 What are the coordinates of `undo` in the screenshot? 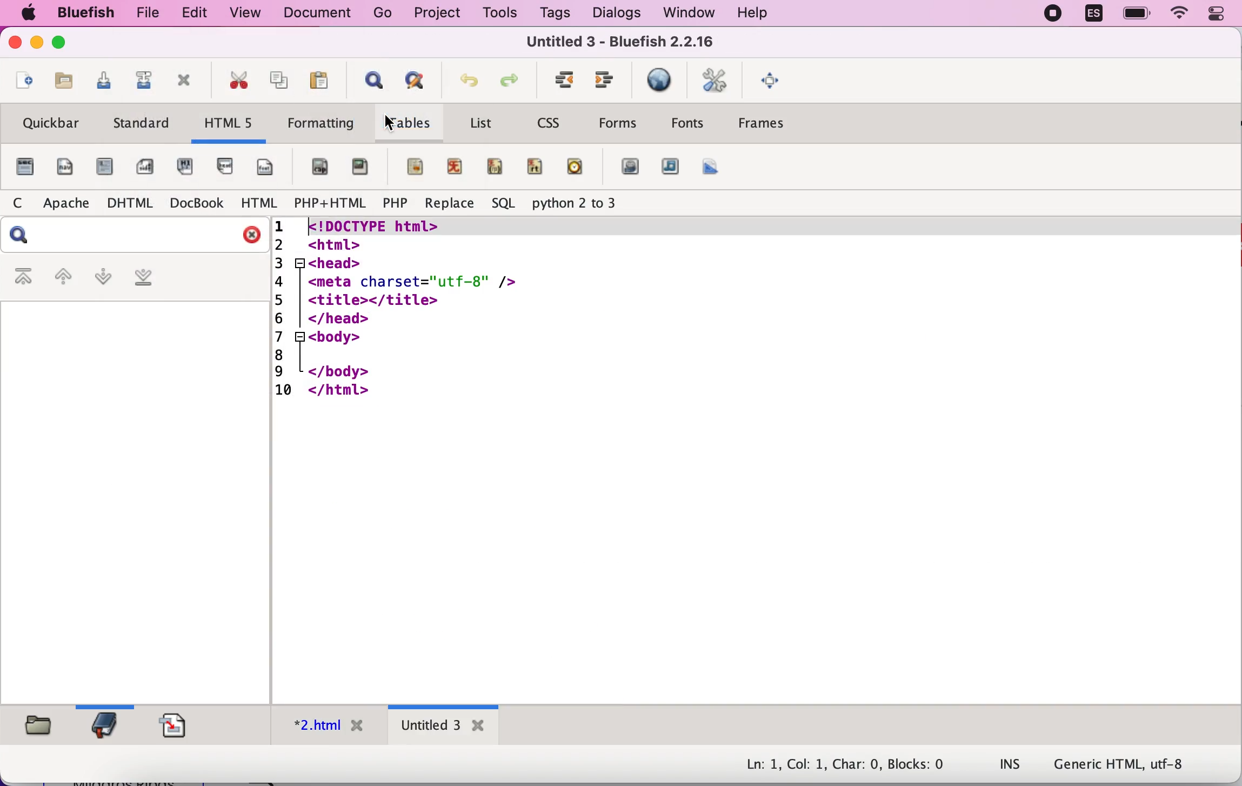 It's located at (468, 79).